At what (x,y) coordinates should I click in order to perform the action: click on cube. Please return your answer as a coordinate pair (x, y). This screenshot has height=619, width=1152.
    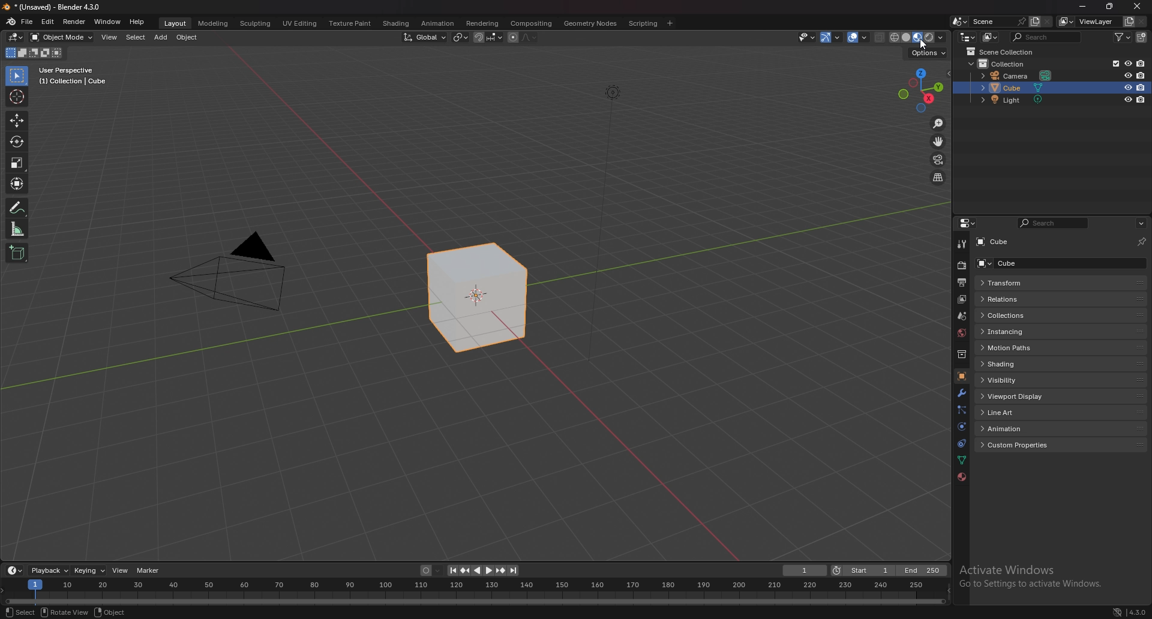
    Looking at the image, I should click on (472, 298).